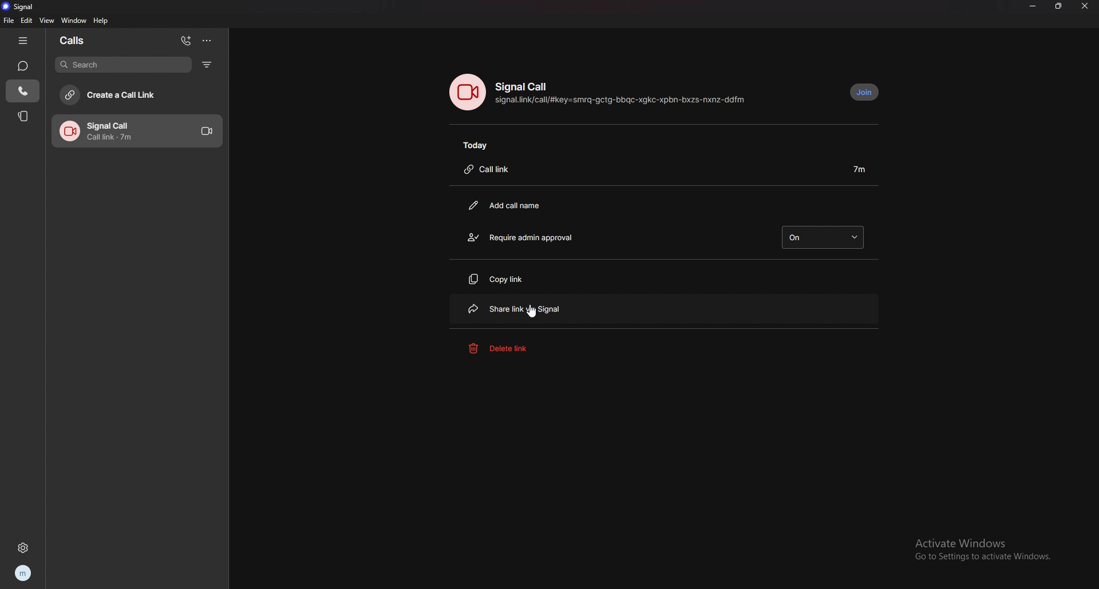 Image resolution: width=1099 pixels, height=589 pixels. Describe the element at coordinates (480, 145) in the screenshot. I see `today` at that location.